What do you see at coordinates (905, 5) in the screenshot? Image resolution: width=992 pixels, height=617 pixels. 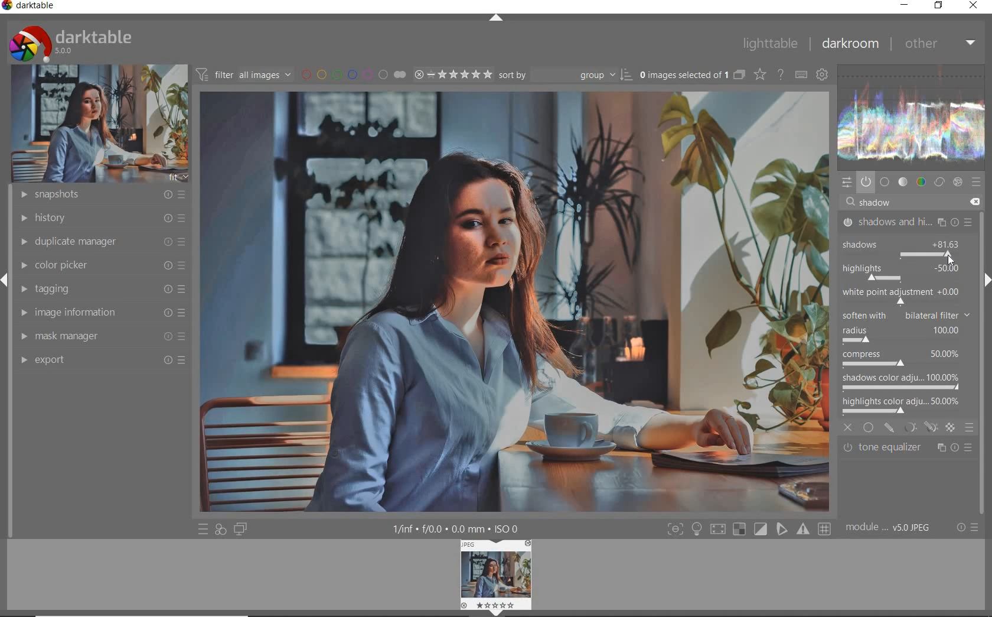 I see `minimize` at bounding box center [905, 5].